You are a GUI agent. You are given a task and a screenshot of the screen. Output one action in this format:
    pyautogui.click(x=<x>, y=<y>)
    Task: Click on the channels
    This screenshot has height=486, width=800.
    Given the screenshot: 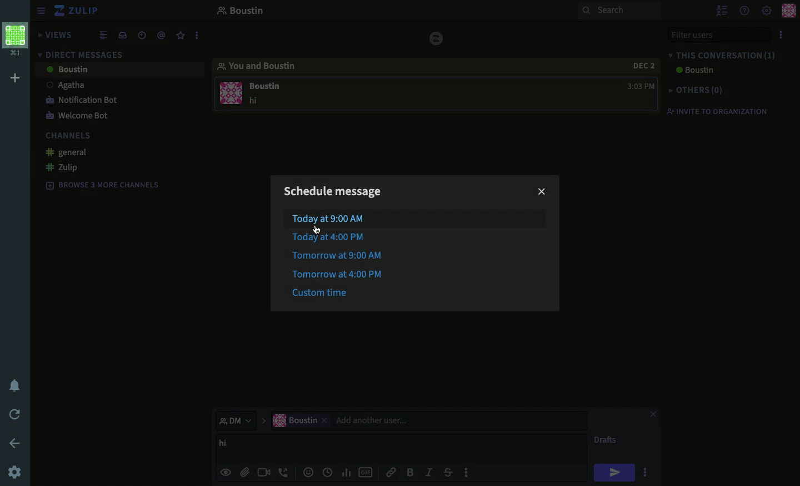 What is the action you would take?
    pyautogui.click(x=68, y=137)
    